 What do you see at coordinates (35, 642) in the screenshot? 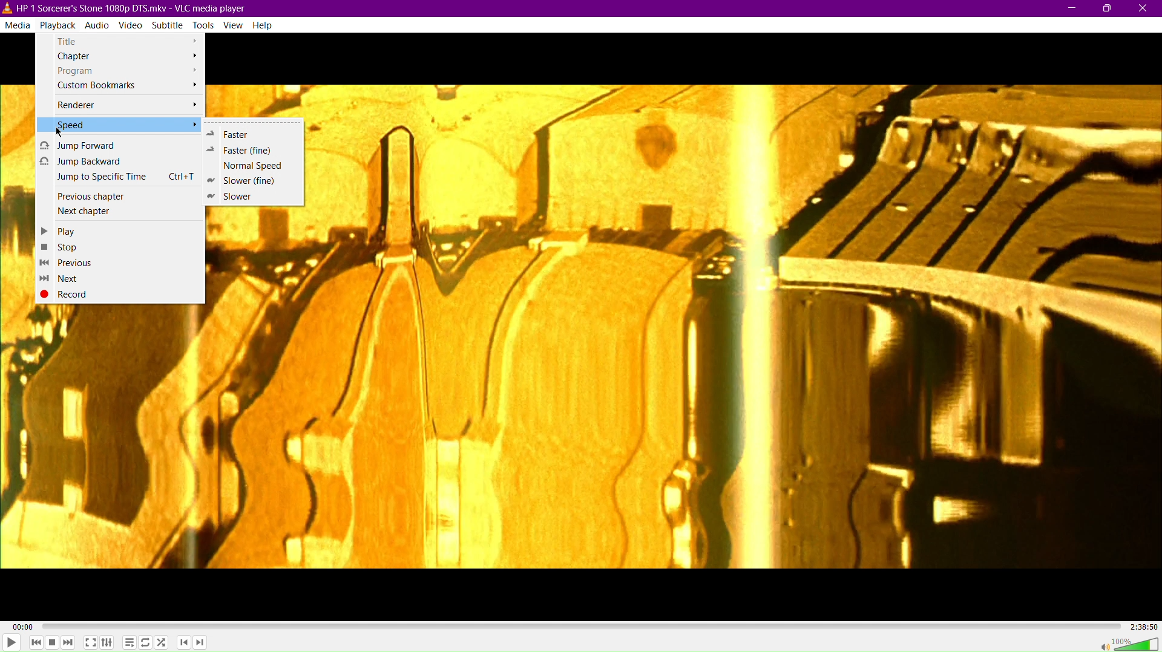
I see `Skip Back` at bounding box center [35, 642].